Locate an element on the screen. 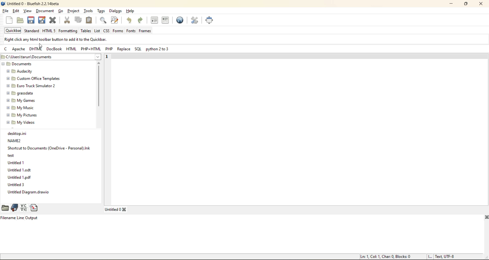 The width and height of the screenshot is (489, 260). frames is located at coordinates (146, 30).